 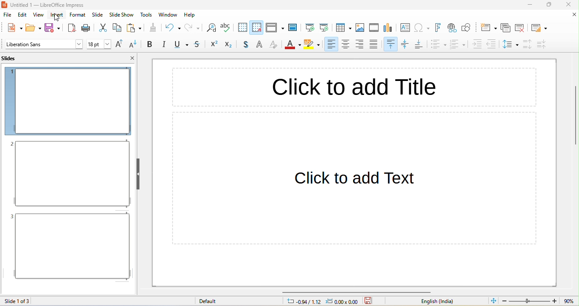 What do you see at coordinates (132, 58) in the screenshot?
I see `close` at bounding box center [132, 58].